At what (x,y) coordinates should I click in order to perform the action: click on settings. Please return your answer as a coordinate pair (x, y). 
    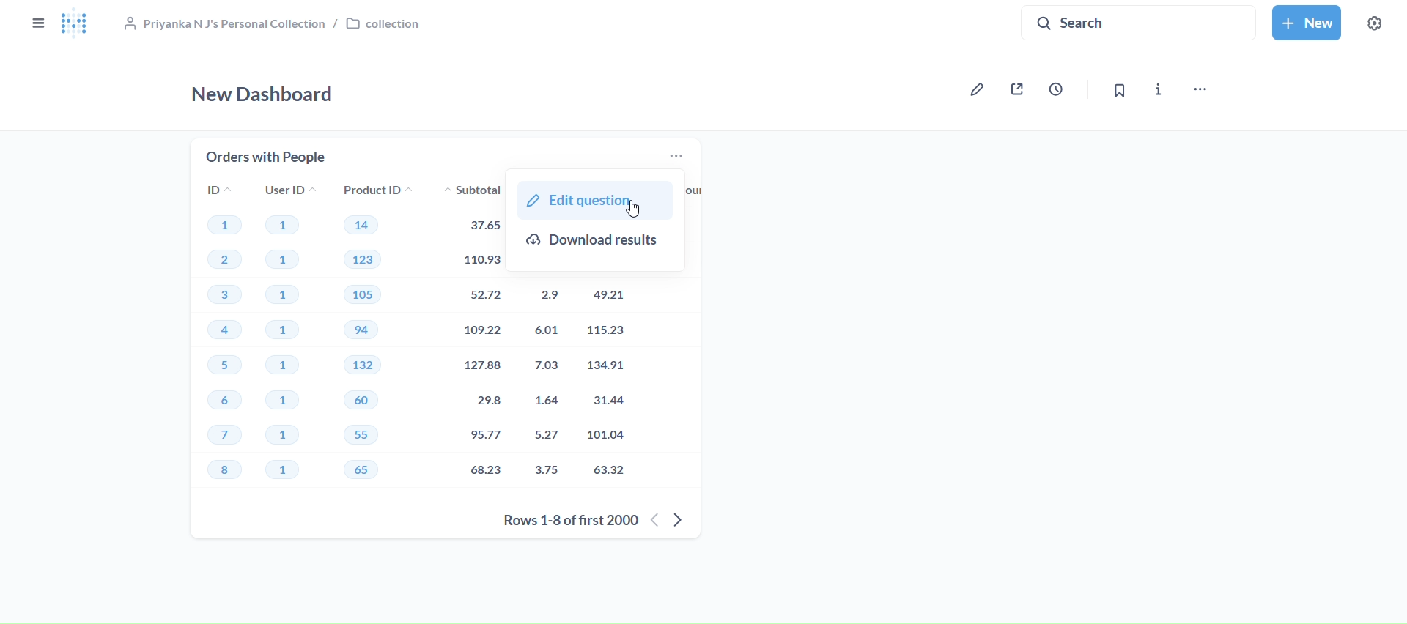
    Looking at the image, I should click on (1376, 24).